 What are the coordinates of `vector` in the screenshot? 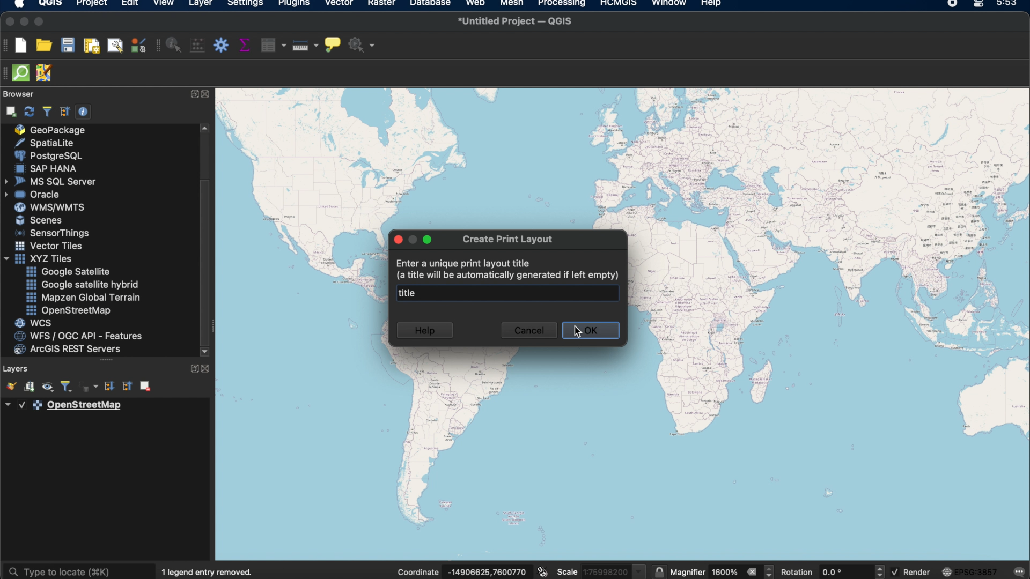 It's located at (340, 4).